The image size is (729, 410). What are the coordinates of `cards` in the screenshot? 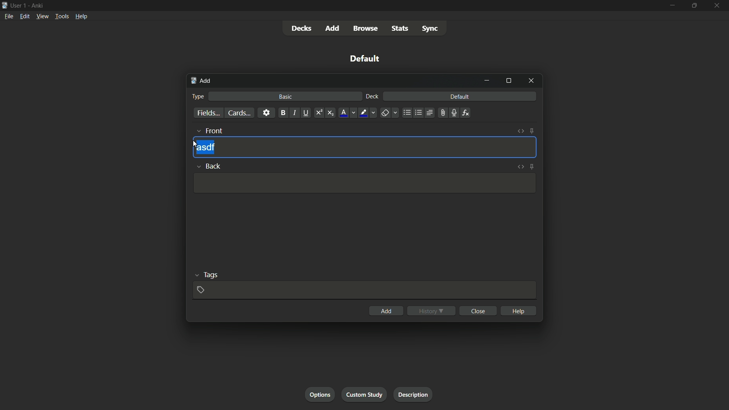 It's located at (239, 113).